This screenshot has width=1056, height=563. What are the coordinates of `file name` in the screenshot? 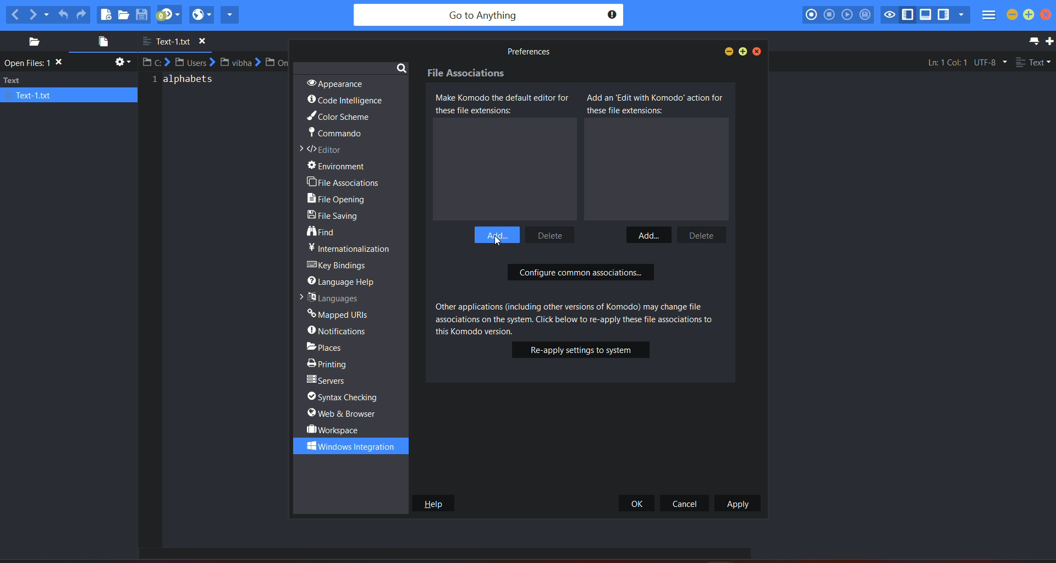 It's located at (179, 42).